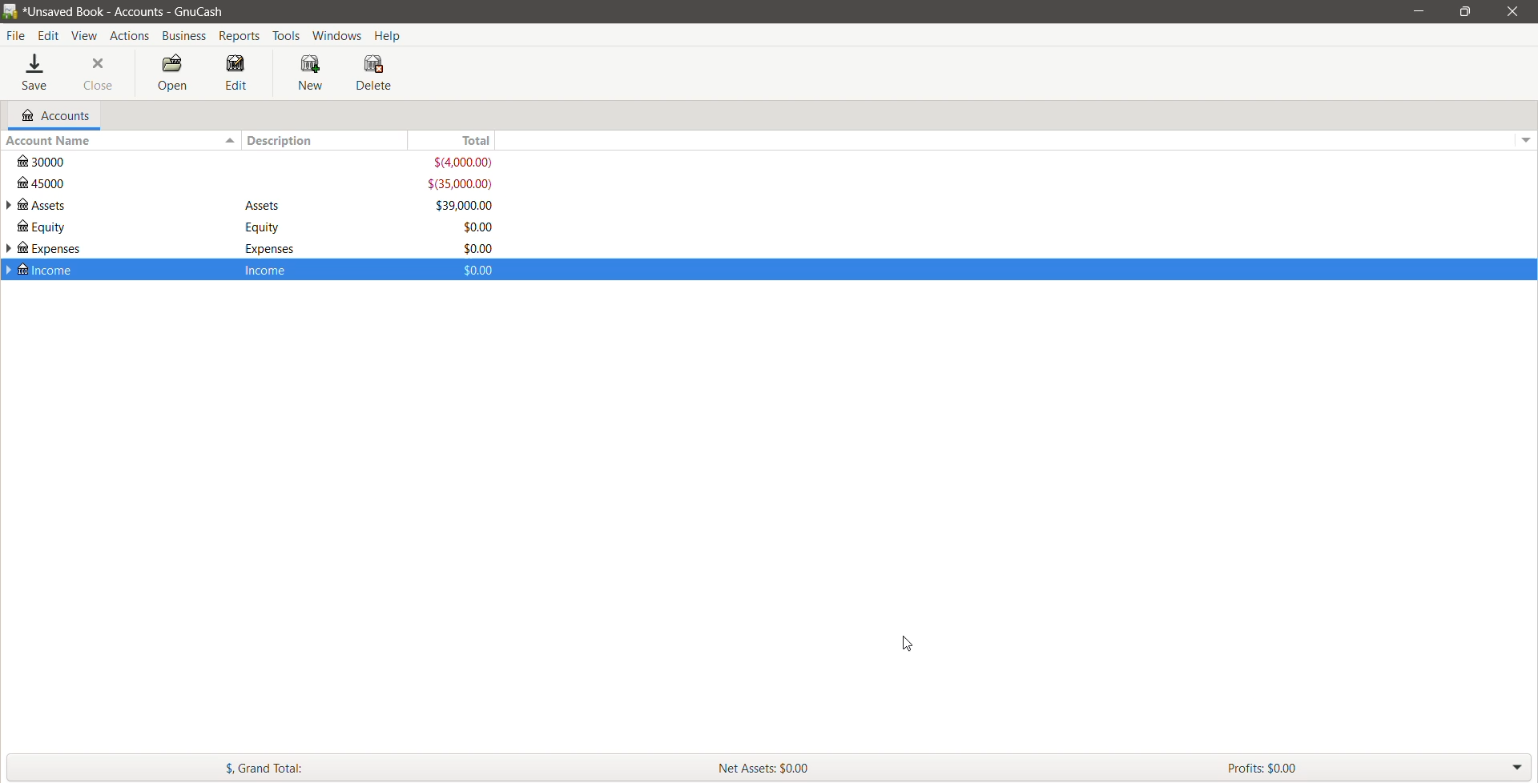 The width and height of the screenshot is (1538, 783). I want to click on Current Book Name - Accounts - Application Name, so click(135, 11).